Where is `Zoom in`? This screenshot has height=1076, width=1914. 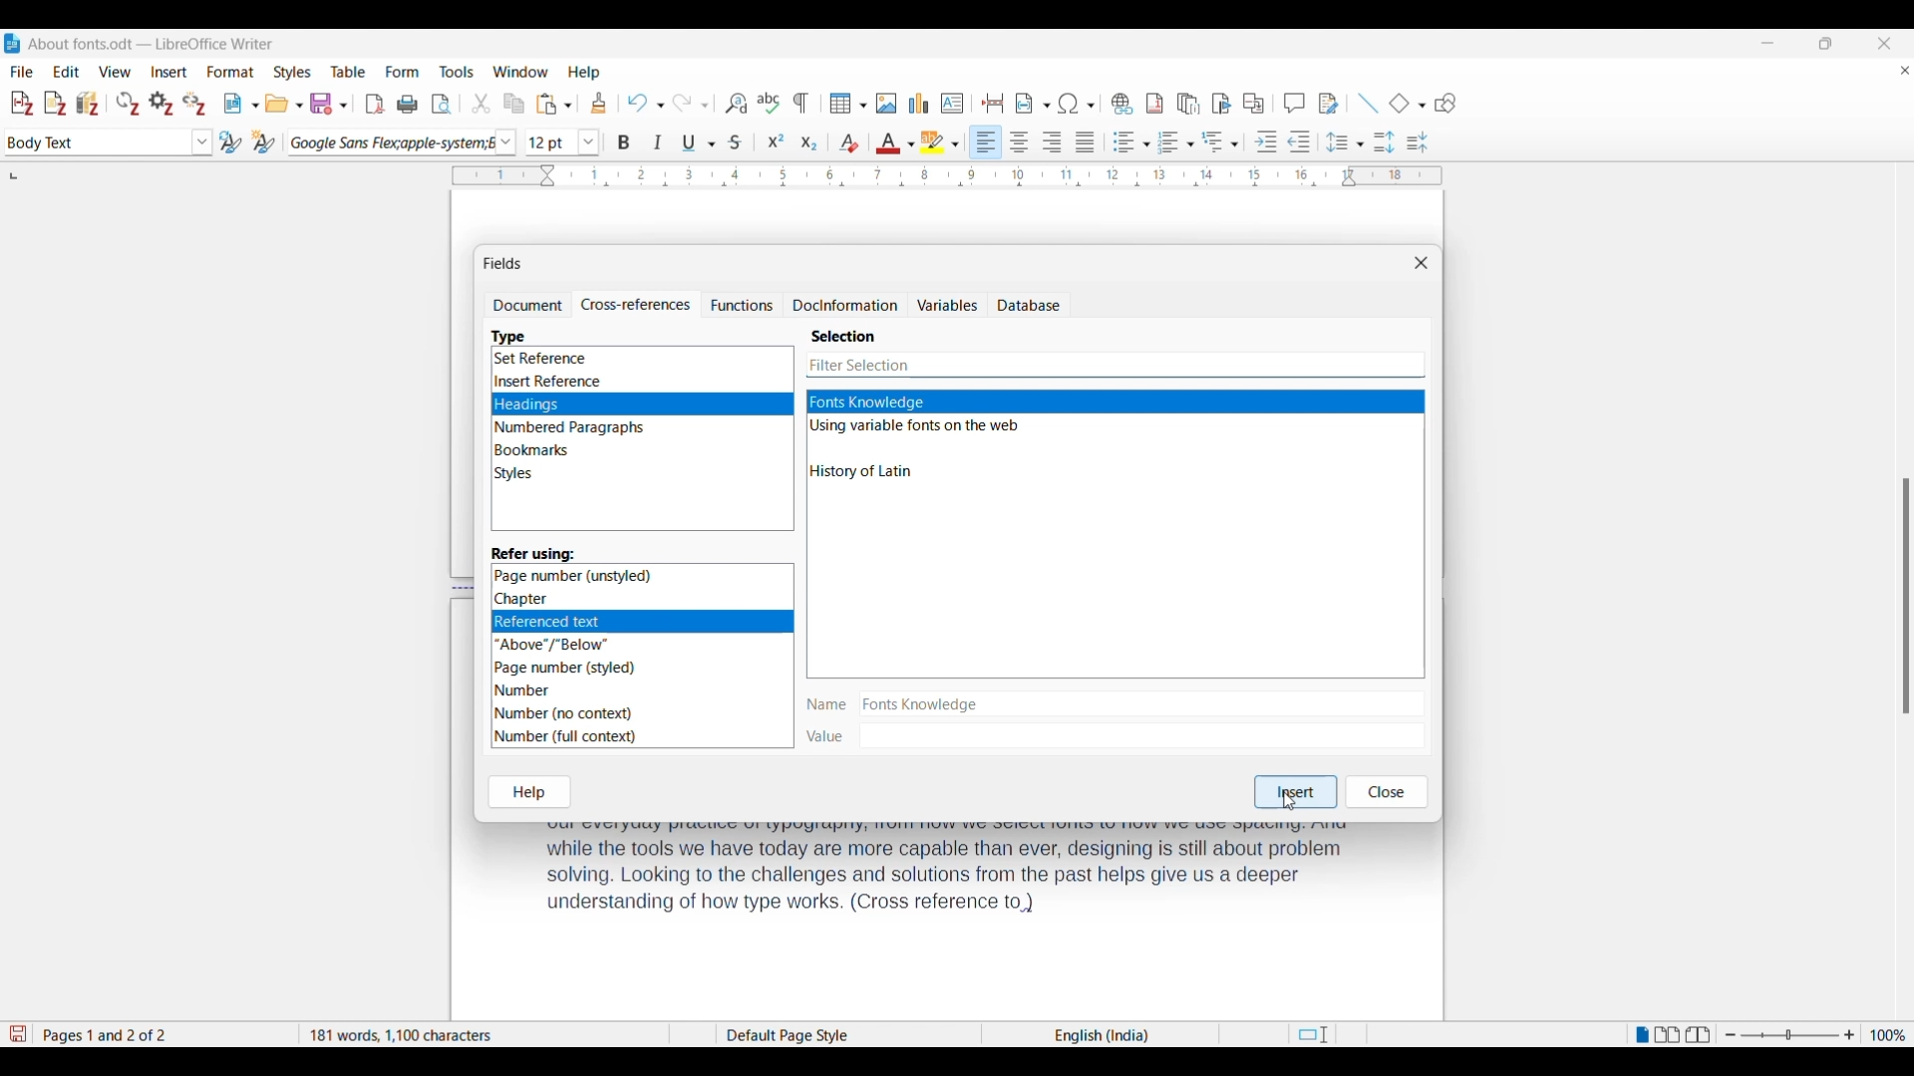
Zoom in is located at coordinates (1850, 1036).